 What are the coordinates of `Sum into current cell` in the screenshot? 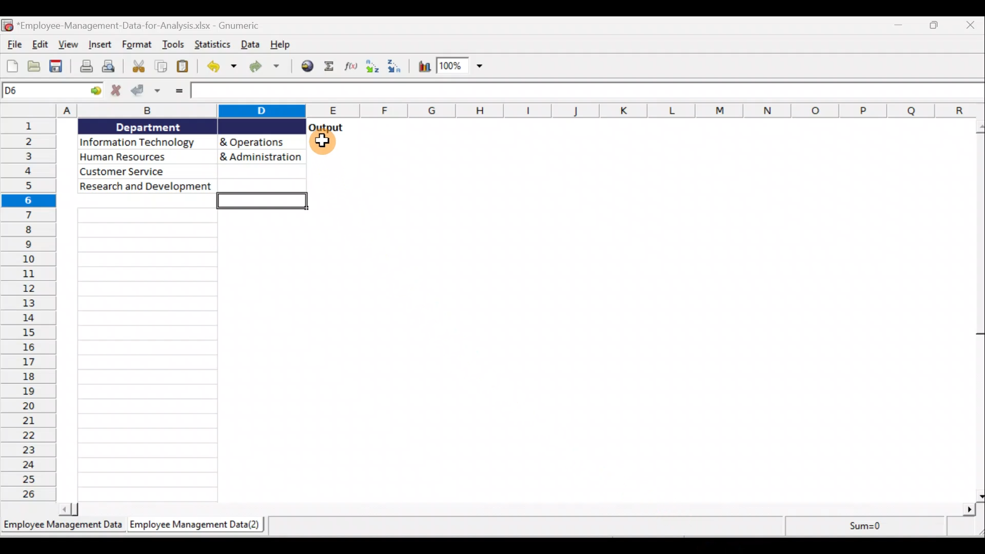 It's located at (329, 65).